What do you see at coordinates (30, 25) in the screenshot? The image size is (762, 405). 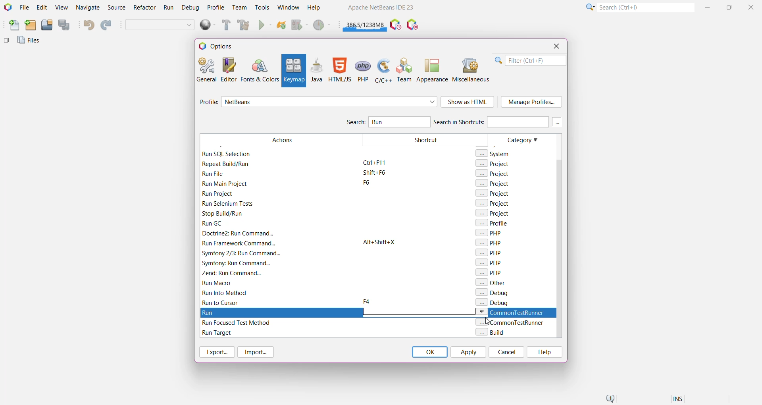 I see `New Project` at bounding box center [30, 25].